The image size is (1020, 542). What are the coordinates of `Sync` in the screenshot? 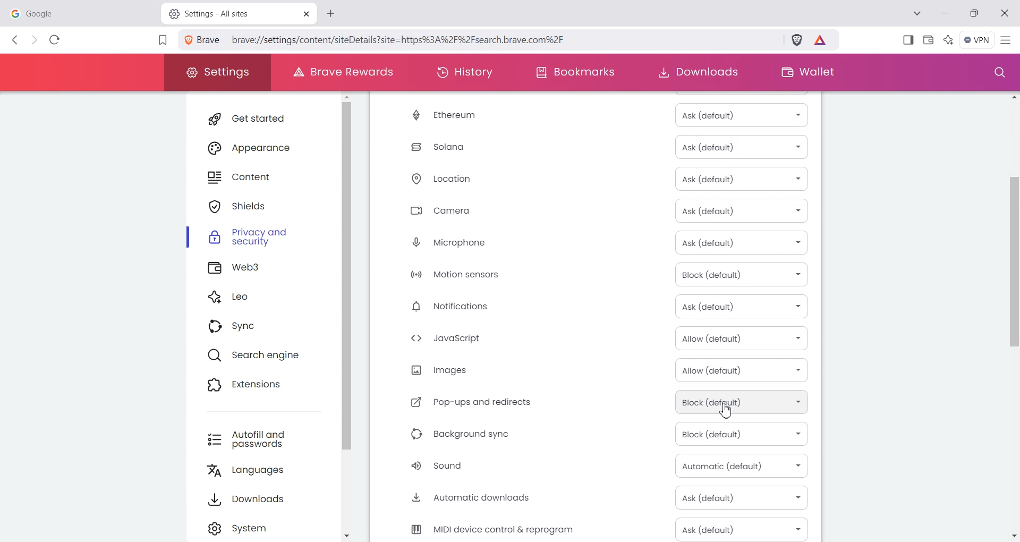 It's located at (261, 327).